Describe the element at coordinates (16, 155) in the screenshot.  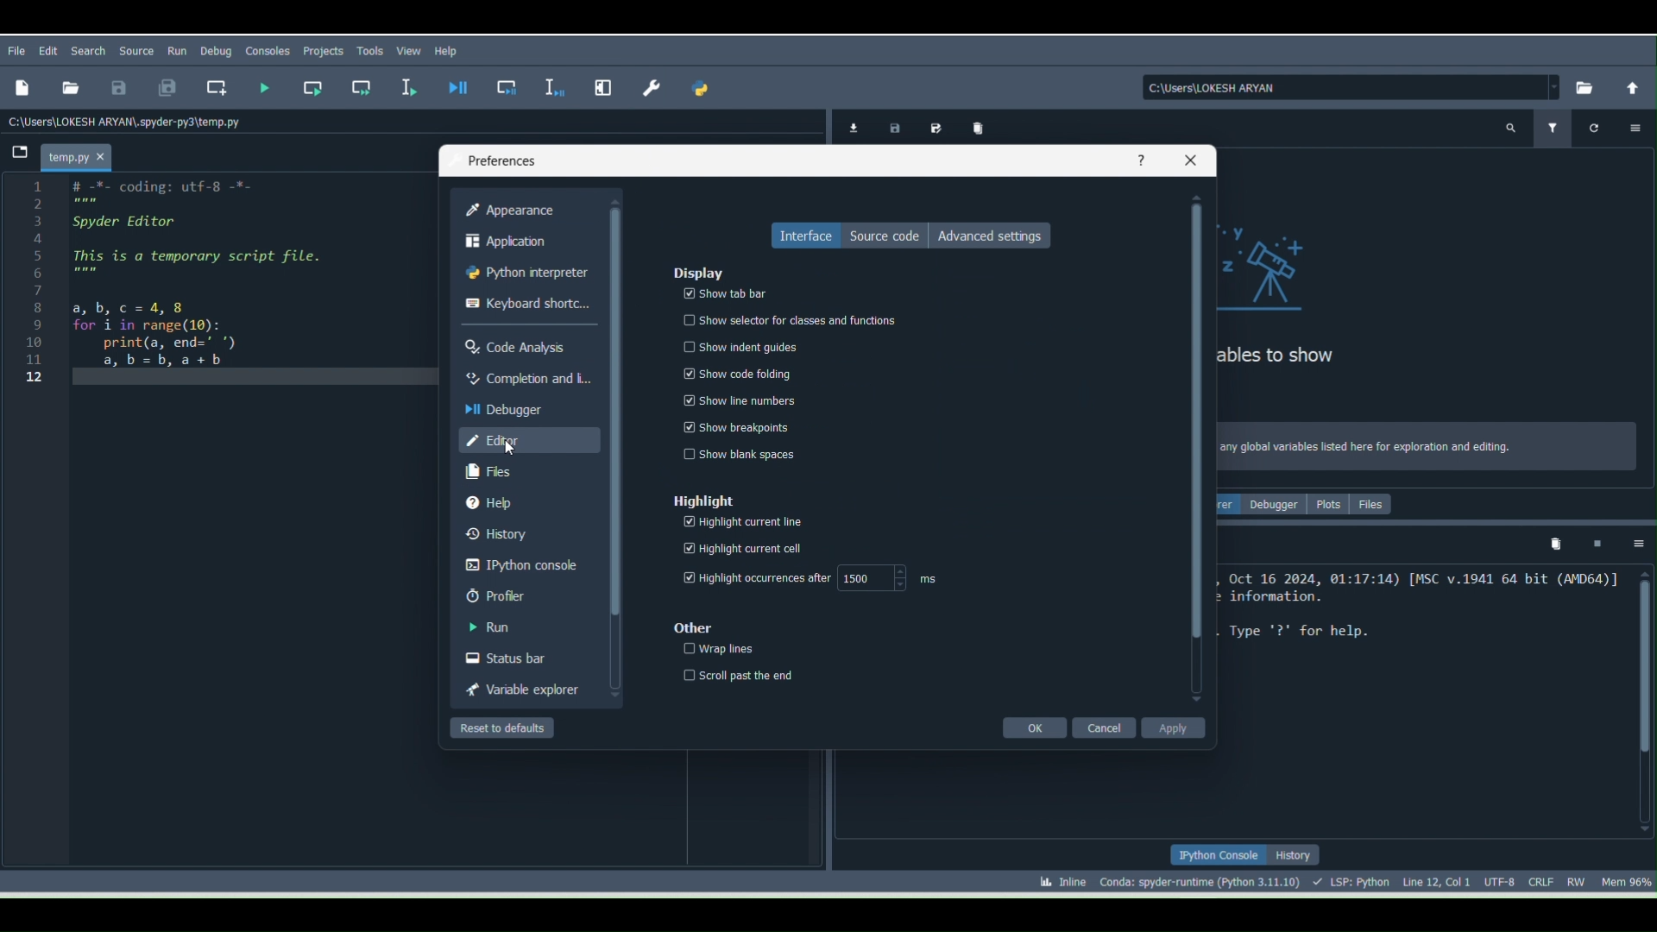
I see `Browse tabs` at that location.